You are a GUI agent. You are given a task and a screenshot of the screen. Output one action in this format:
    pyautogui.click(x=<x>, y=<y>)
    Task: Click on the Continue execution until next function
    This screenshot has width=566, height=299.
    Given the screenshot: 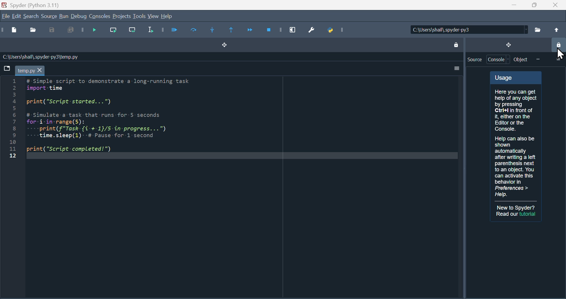 What is the action you would take?
    pyautogui.click(x=250, y=30)
    